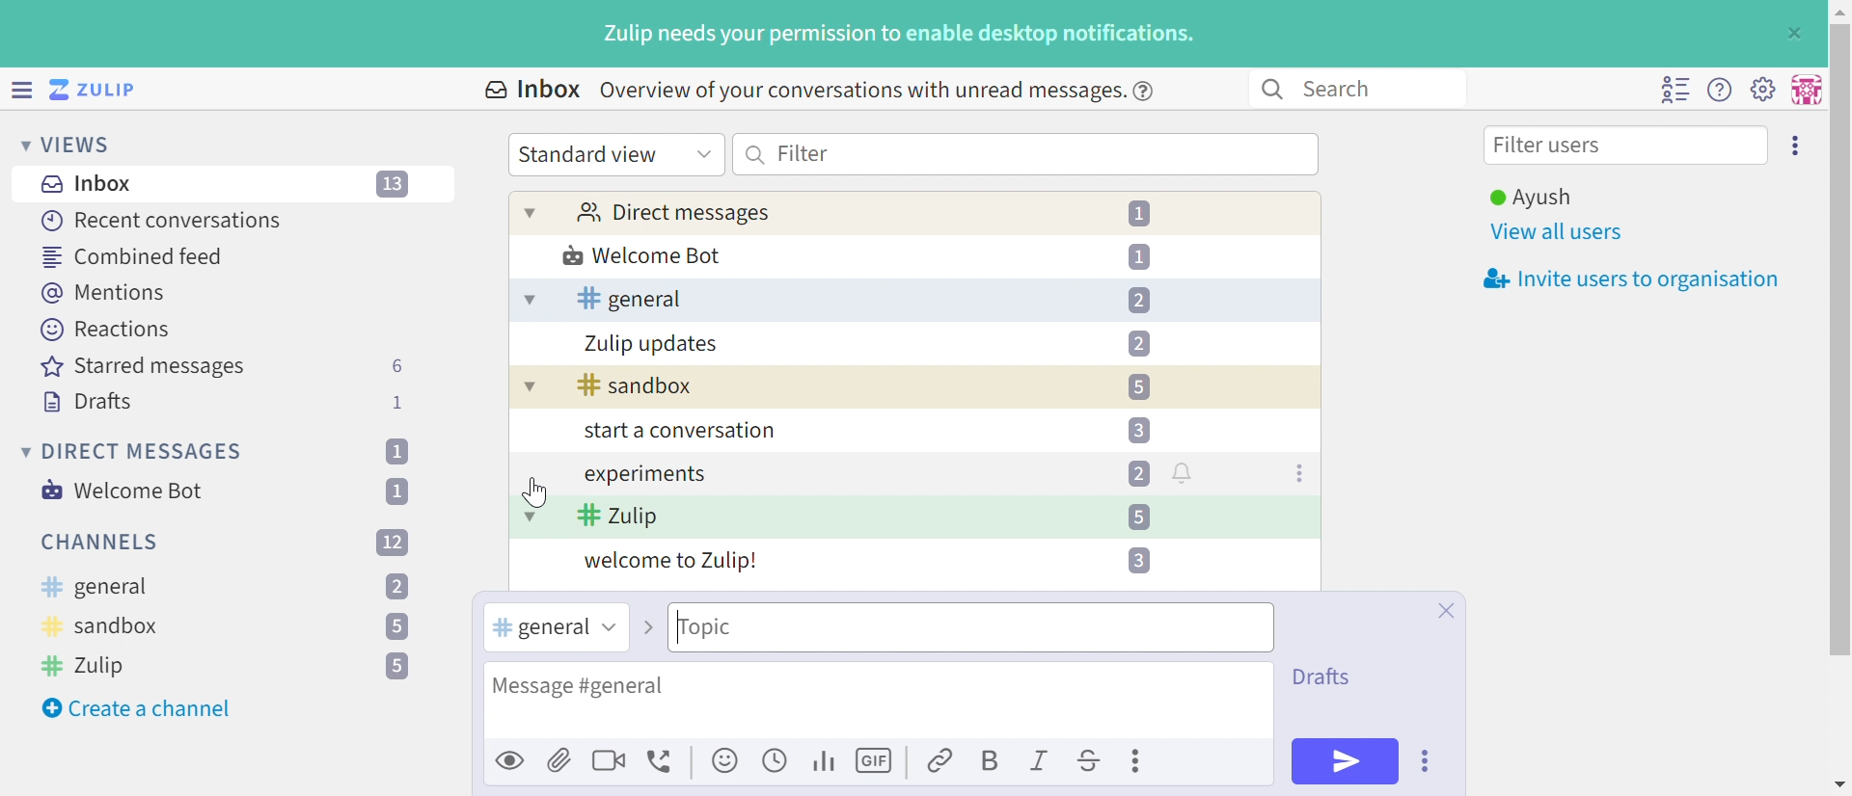  Describe the element at coordinates (528, 301) in the screenshot. I see `Drop Down` at that location.